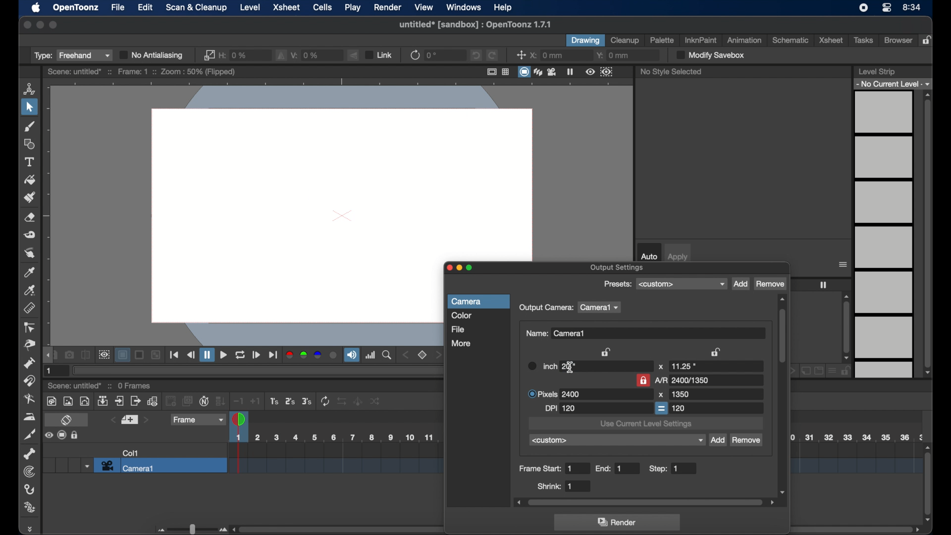 The width and height of the screenshot is (951, 535). I want to click on , so click(153, 401).